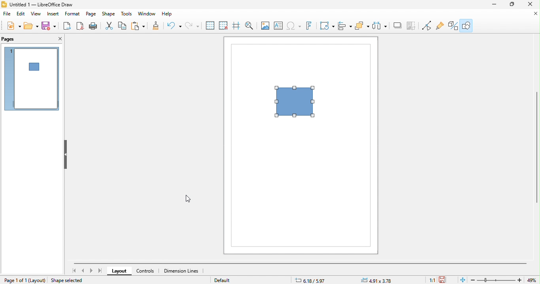 This screenshot has width=540, height=284. I want to click on show gluepoint function, so click(439, 26).